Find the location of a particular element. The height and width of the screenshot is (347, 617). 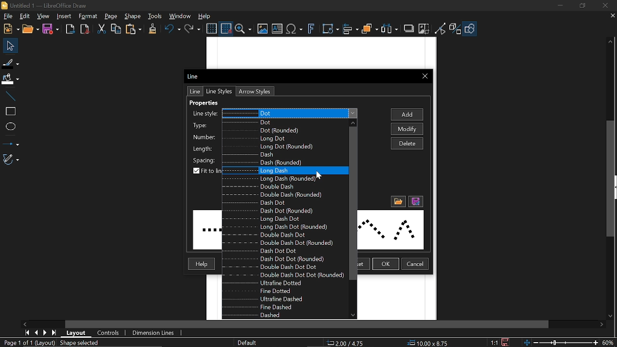

Position is located at coordinates (347, 343).